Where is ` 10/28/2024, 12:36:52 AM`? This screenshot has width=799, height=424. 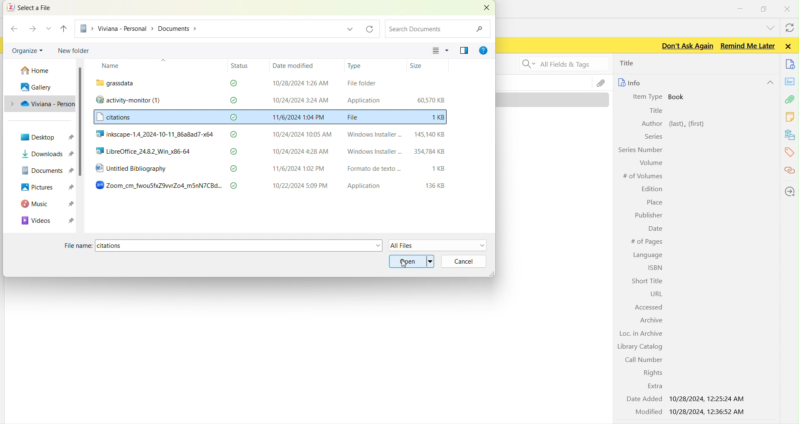
 10/28/2024, 12:36:52 AM is located at coordinates (709, 412).